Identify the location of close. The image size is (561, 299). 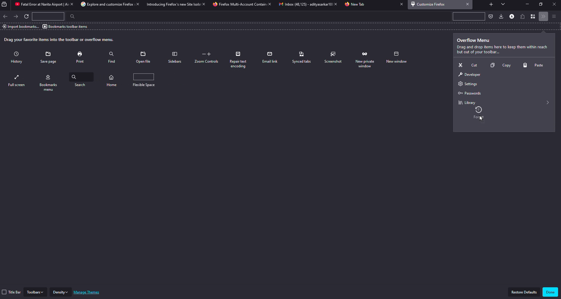
(468, 4).